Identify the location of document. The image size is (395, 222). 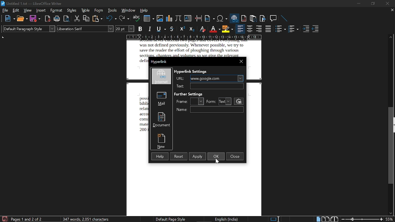
(161, 120).